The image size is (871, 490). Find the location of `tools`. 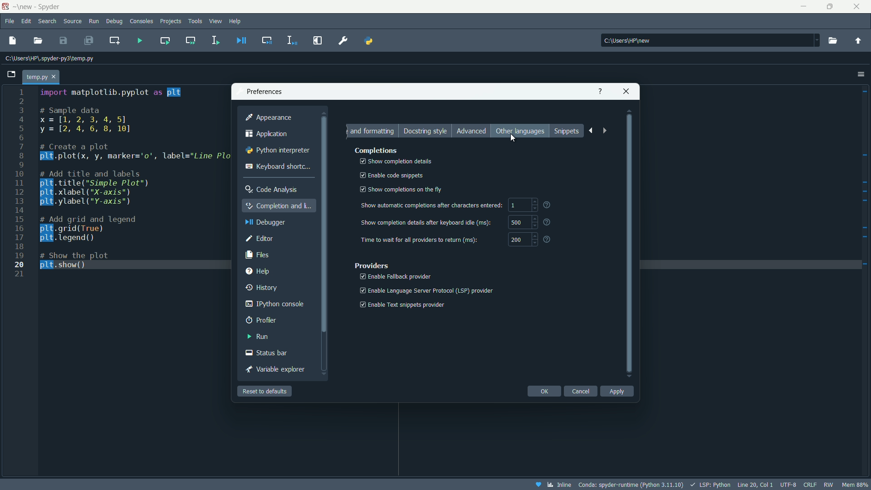

tools is located at coordinates (196, 21).